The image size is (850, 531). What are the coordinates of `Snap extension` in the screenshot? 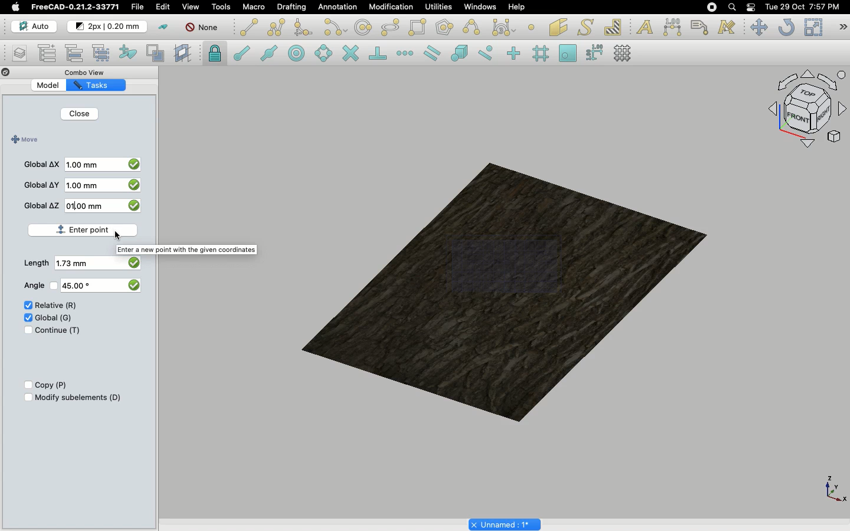 It's located at (406, 54).